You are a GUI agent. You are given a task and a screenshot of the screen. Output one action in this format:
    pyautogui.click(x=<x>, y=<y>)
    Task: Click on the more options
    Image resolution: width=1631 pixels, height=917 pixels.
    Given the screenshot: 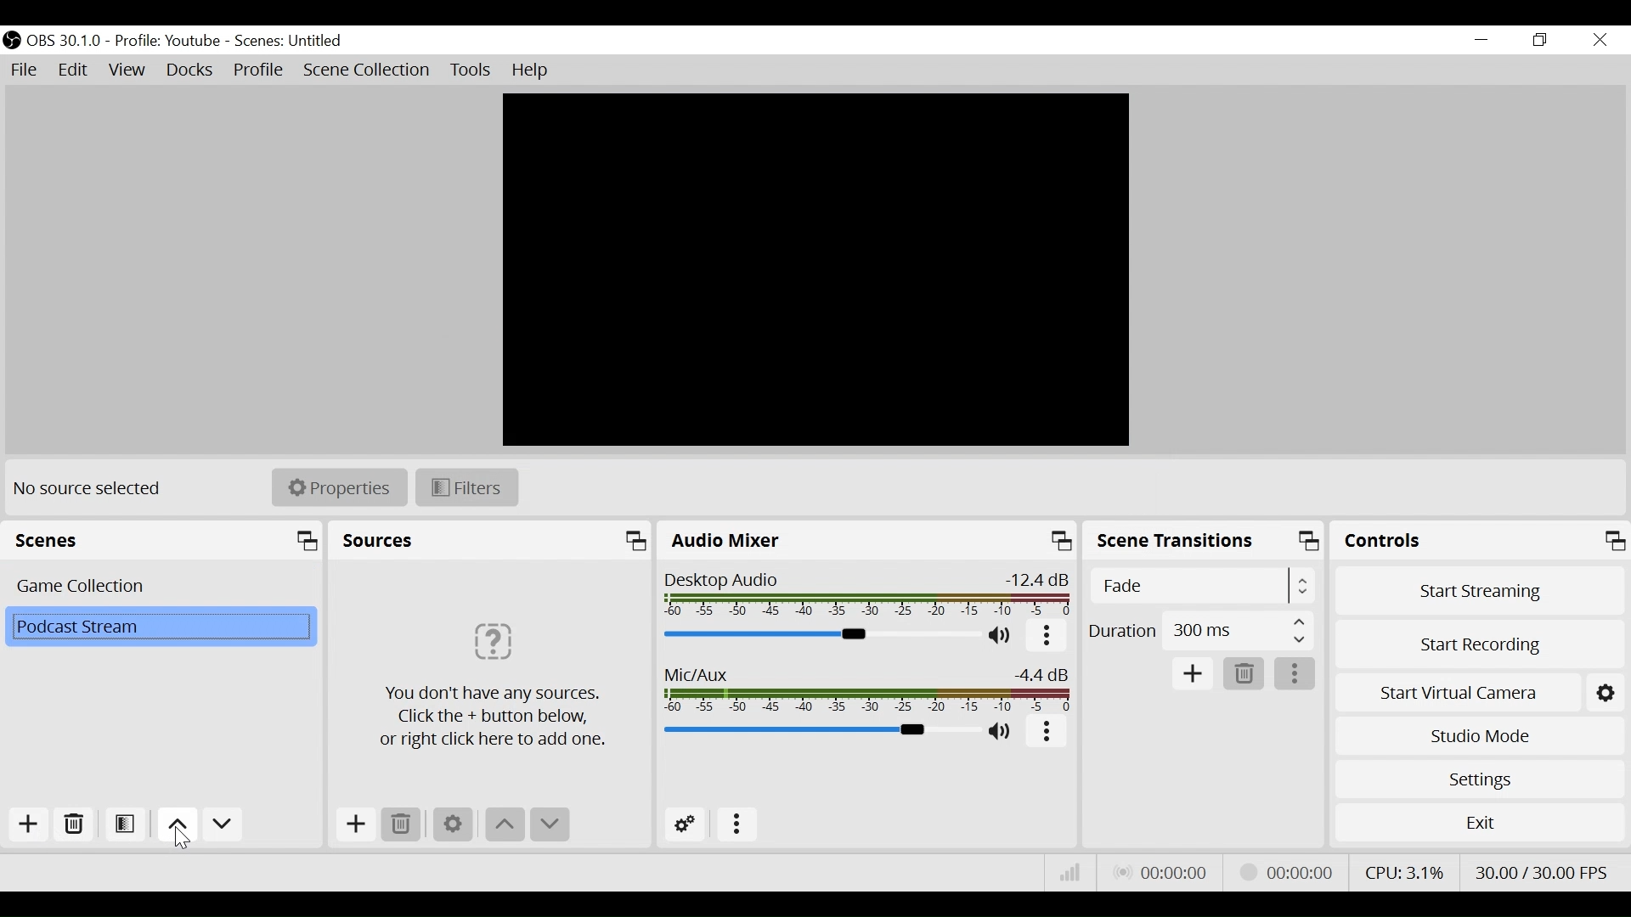 What is the action you would take?
    pyautogui.click(x=1046, y=638)
    